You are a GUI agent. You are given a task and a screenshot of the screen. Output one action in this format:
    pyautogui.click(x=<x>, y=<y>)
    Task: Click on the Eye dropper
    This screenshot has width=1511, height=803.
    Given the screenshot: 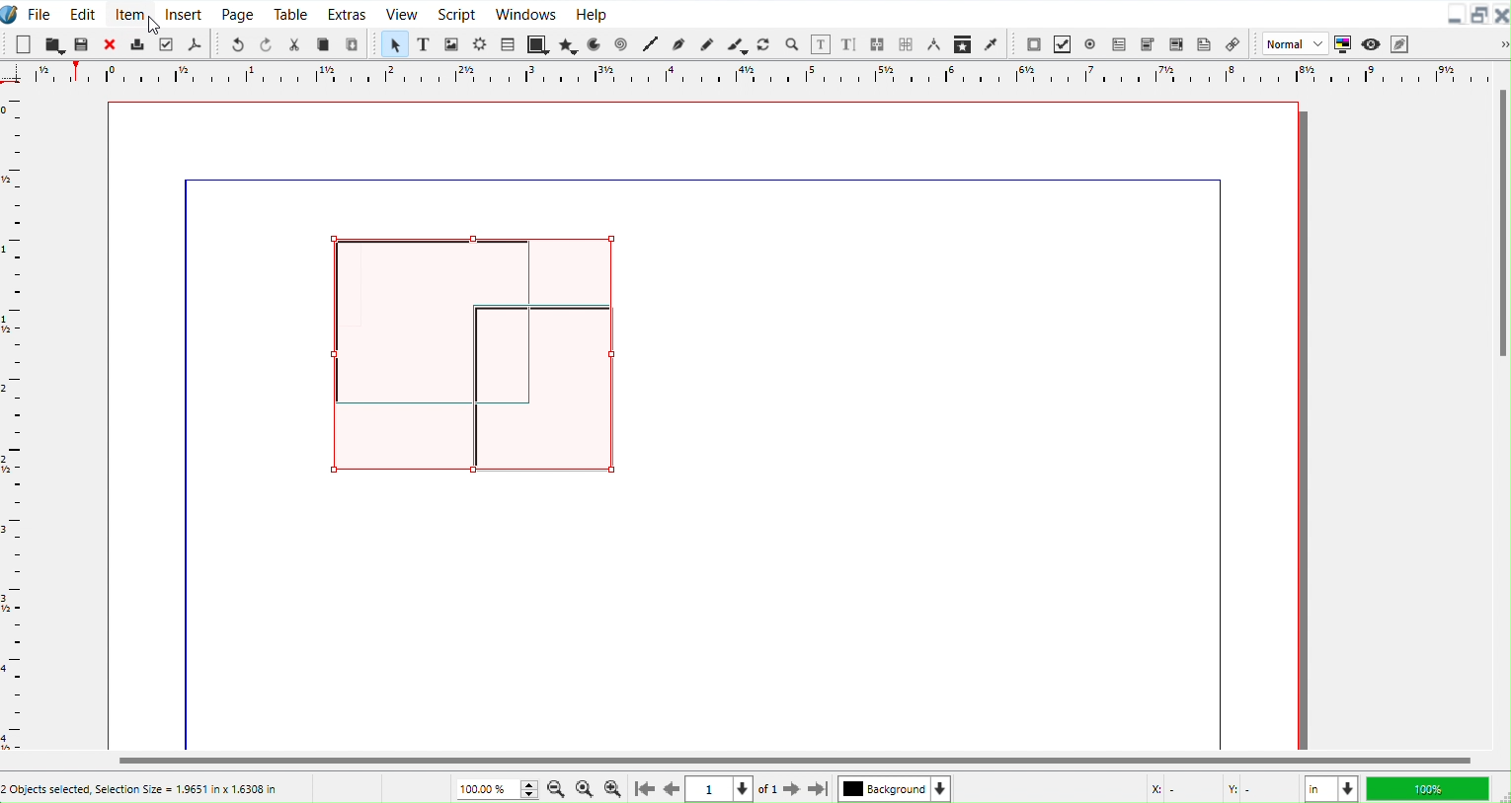 What is the action you would take?
    pyautogui.click(x=992, y=43)
    